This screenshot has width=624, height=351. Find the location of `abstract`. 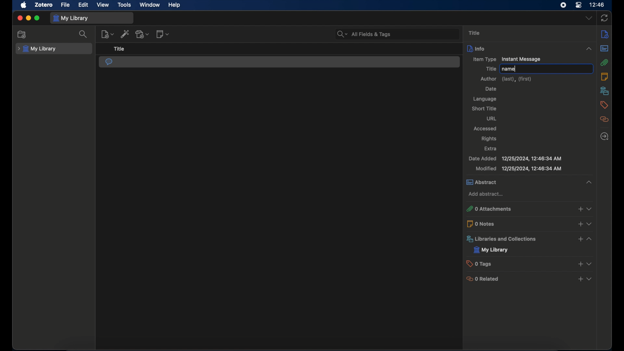

abstract is located at coordinates (529, 182).